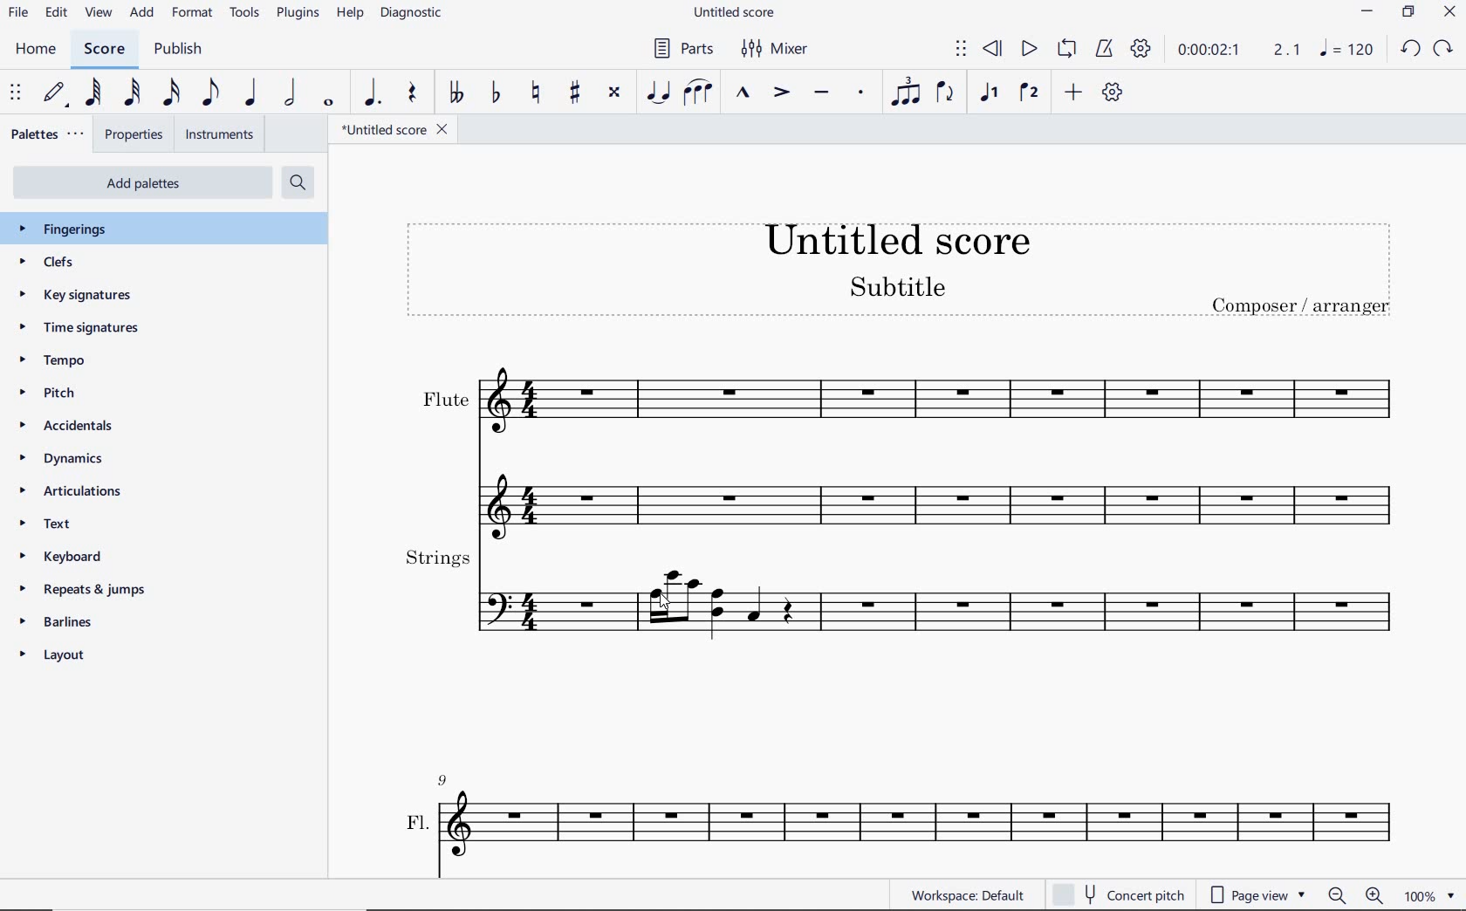  I want to click on palettes, so click(49, 135).